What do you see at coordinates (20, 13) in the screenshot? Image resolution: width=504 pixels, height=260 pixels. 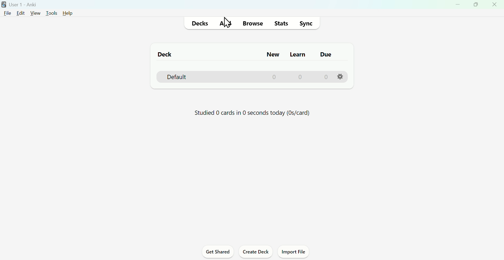 I see `Edit` at bounding box center [20, 13].